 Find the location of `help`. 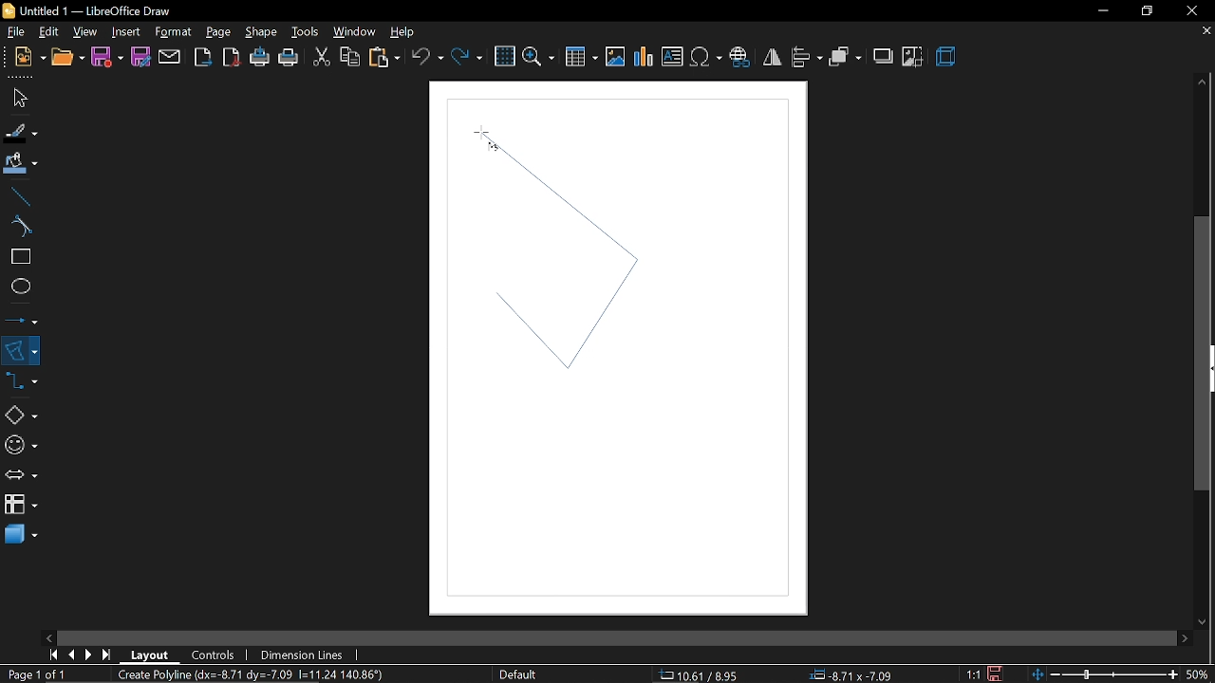

help is located at coordinates (405, 32).